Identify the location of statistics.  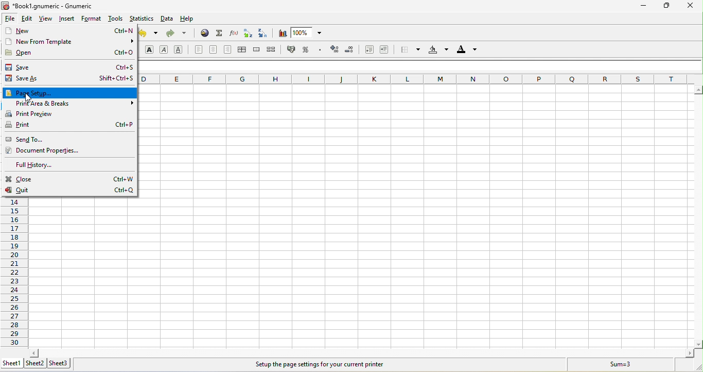
(142, 19).